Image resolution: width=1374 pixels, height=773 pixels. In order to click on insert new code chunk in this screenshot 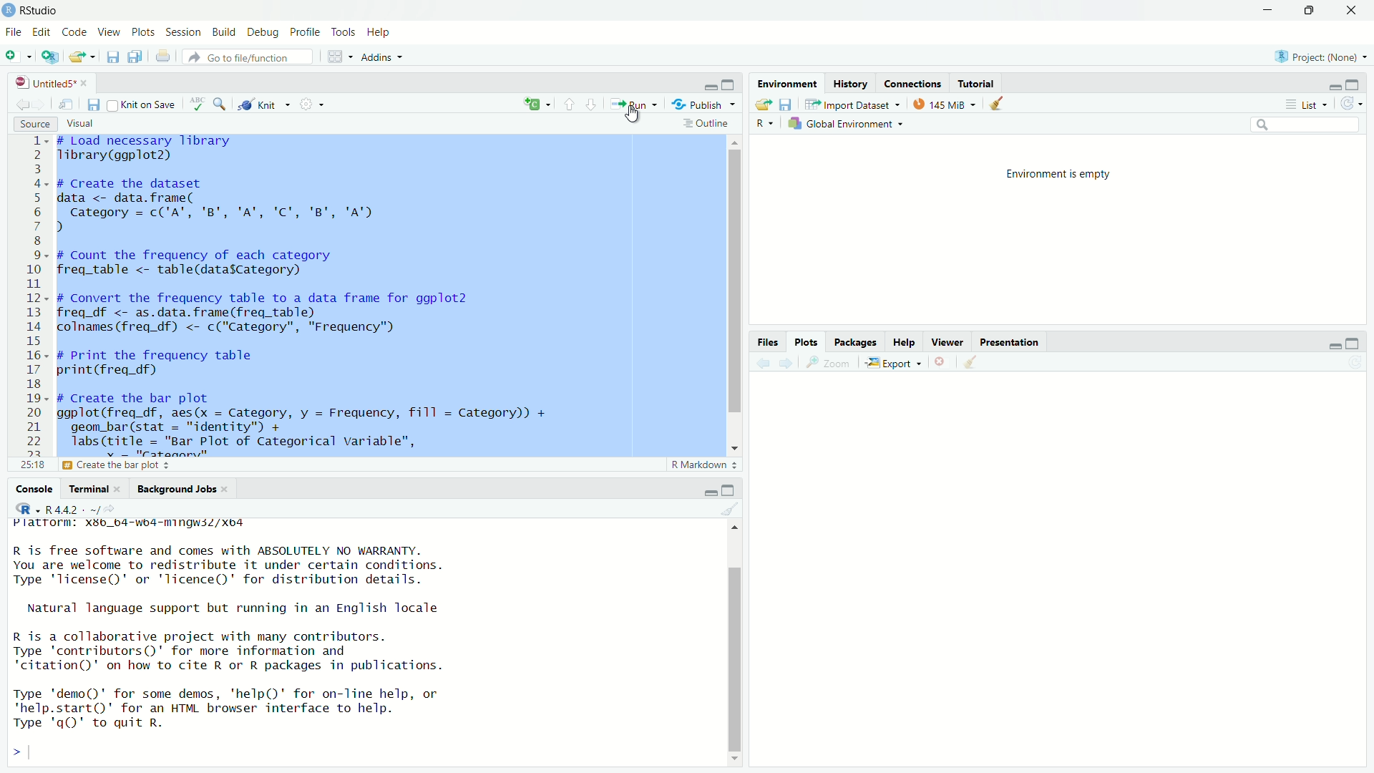, I will do `click(535, 105)`.